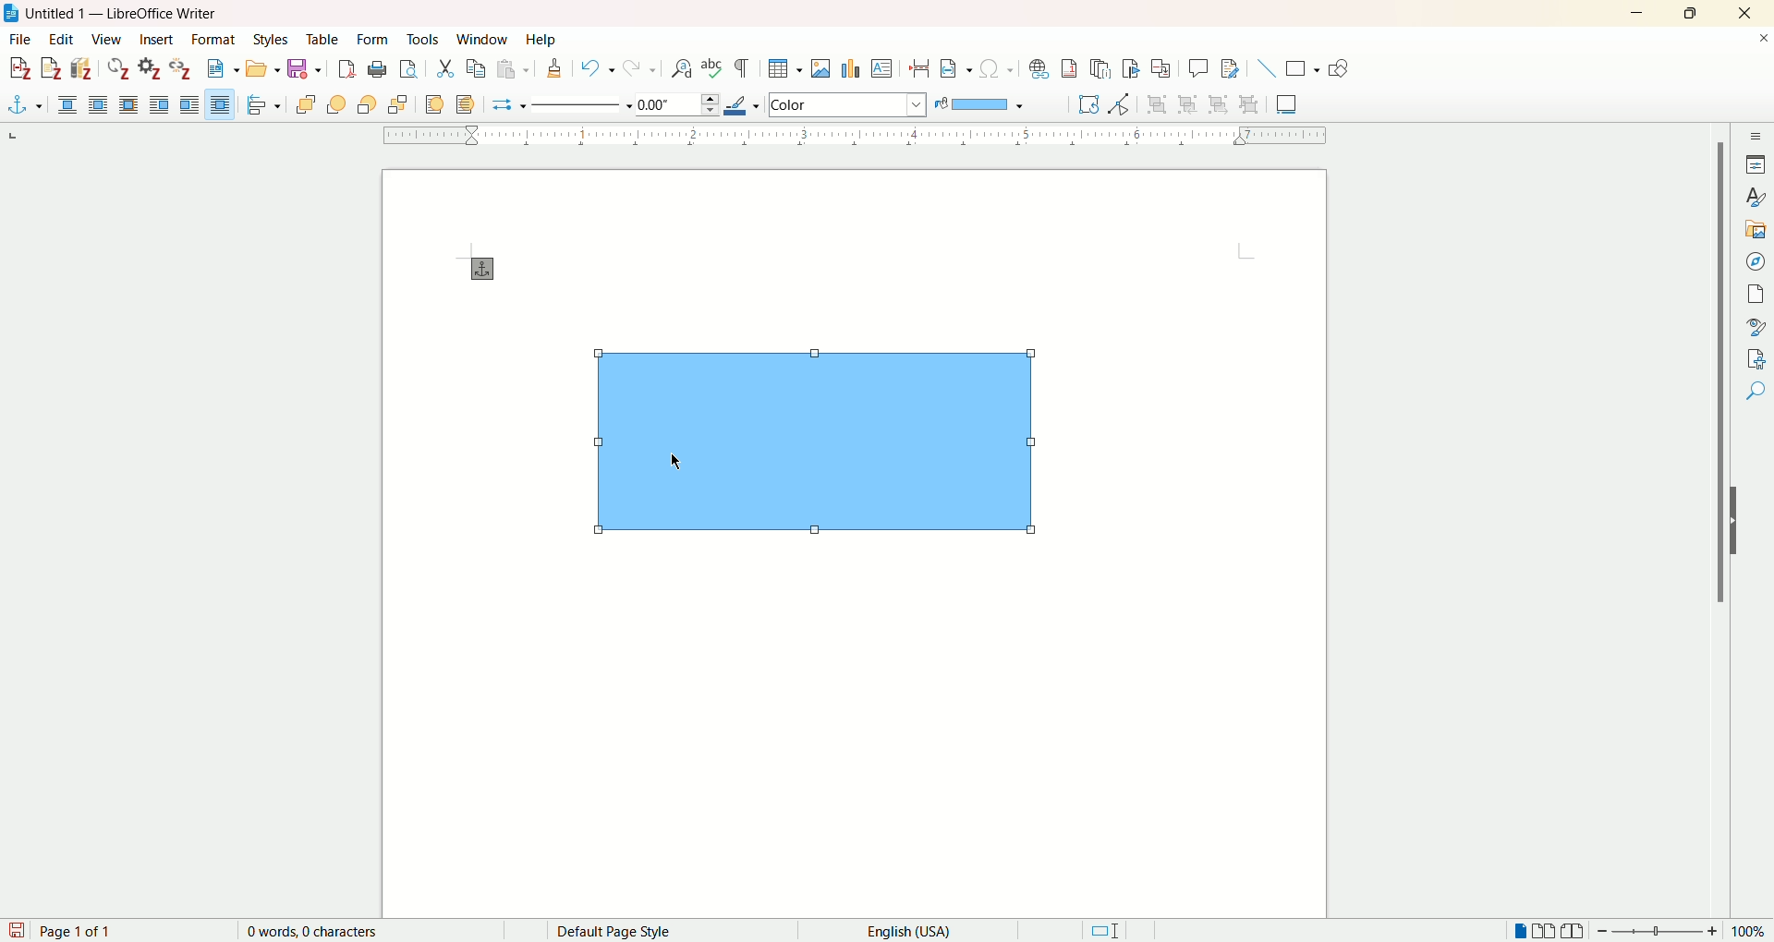  What do you see at coordinates (273, 39) in the screenshot?
I see `styles` at bounding box center [273, 39].